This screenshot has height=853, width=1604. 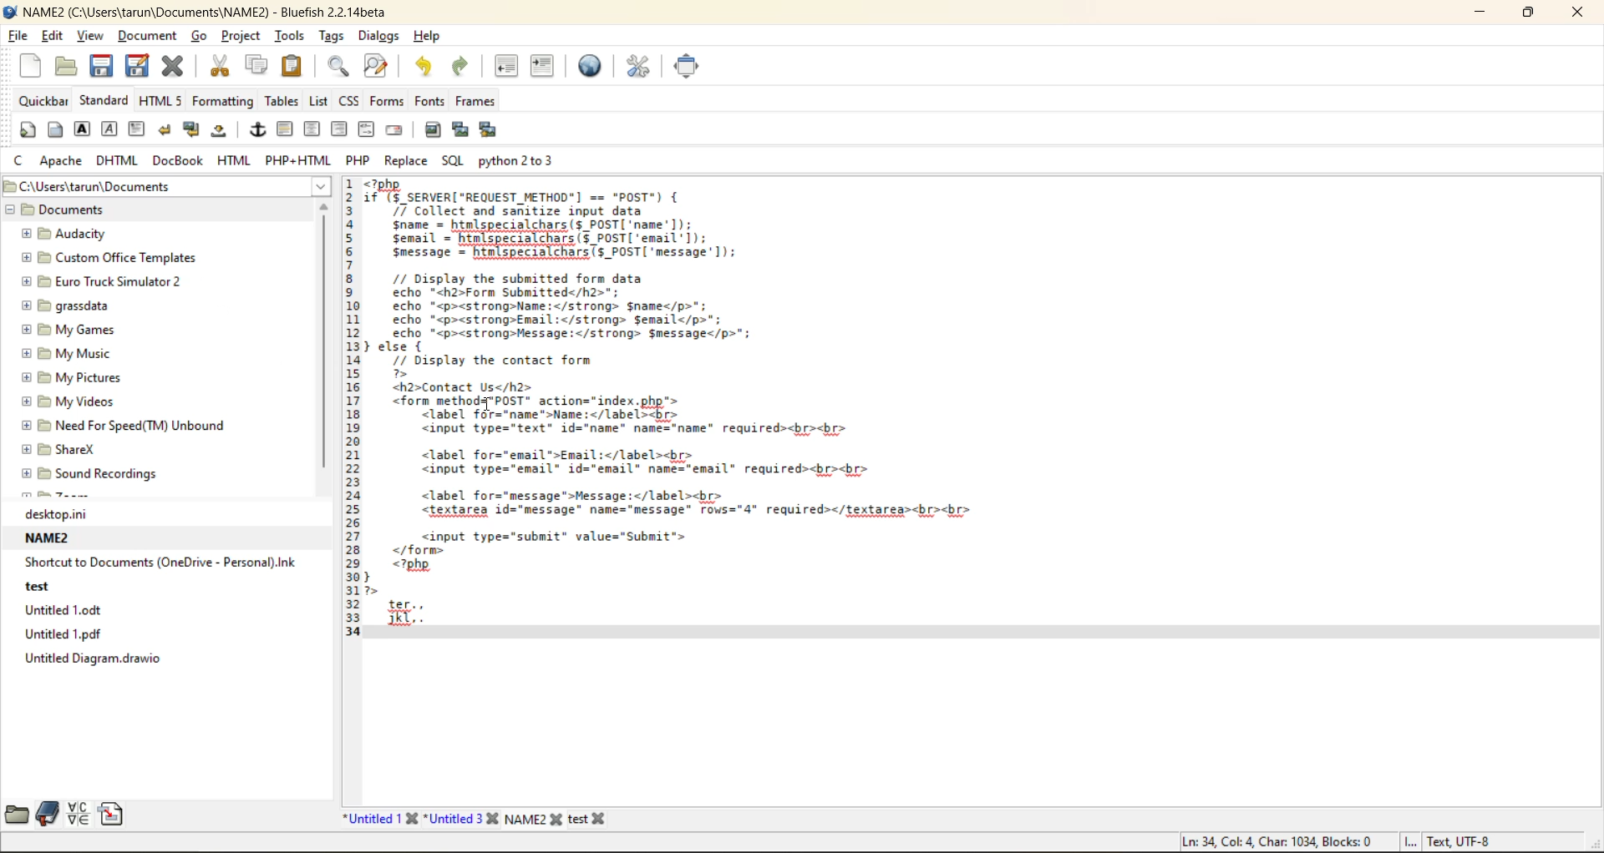 What do you see at coordinates (124, 424) in the screenshot?
I see `need for speed(TM) unbound` at bounding box center [124, 424].